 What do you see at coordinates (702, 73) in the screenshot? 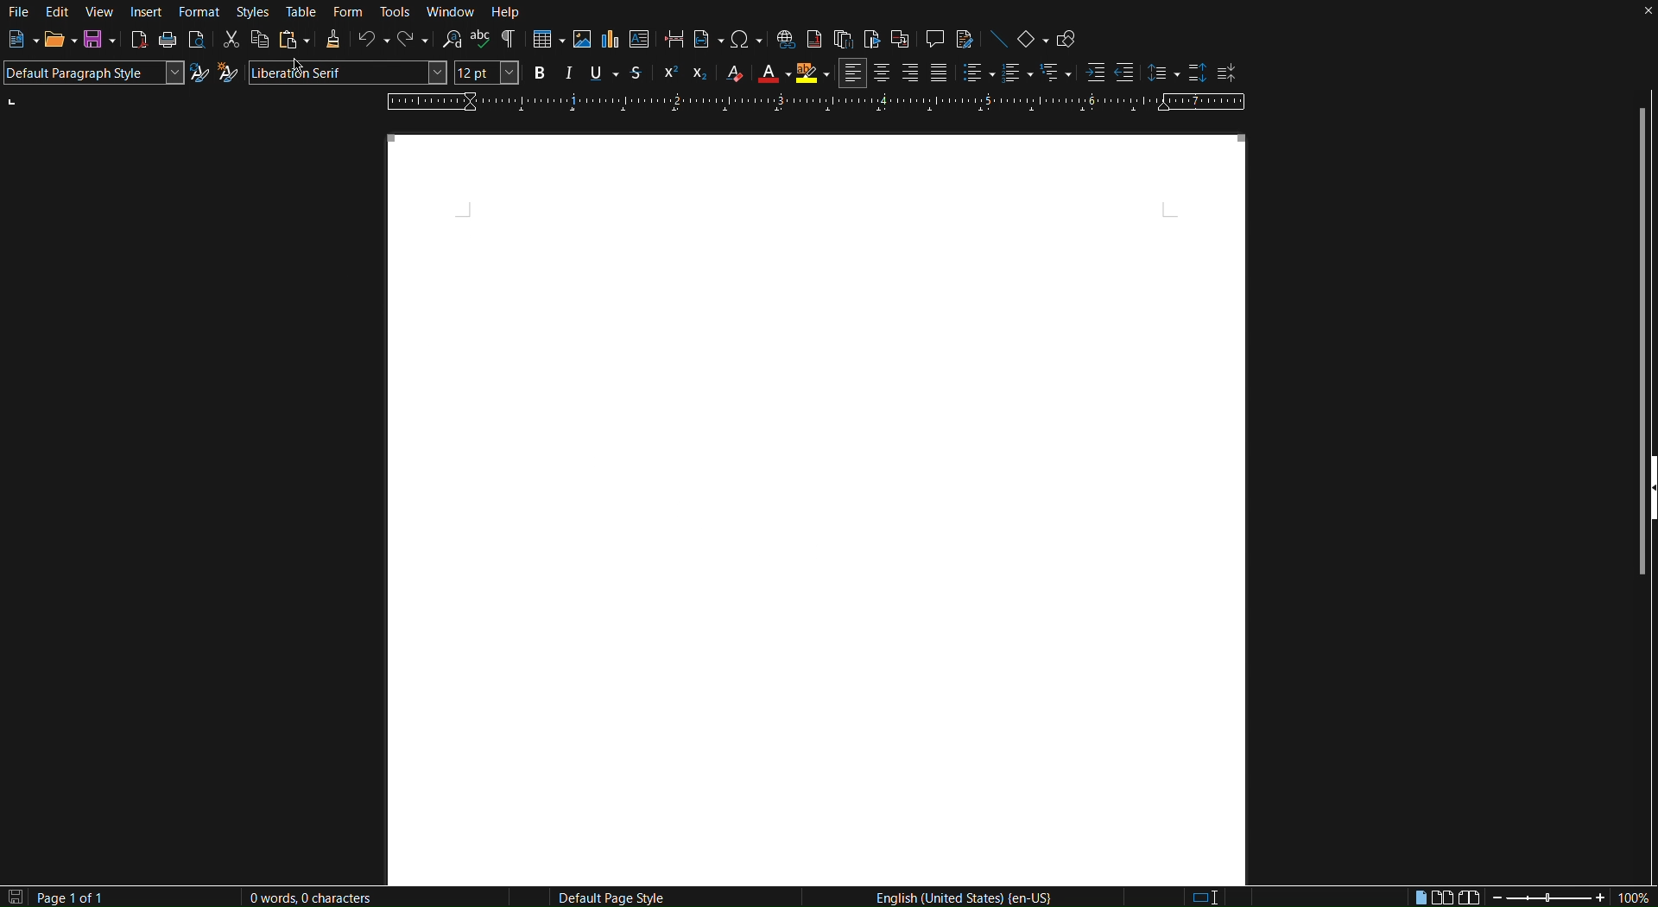
I see `Subscript` at bounding box center [702, 73].